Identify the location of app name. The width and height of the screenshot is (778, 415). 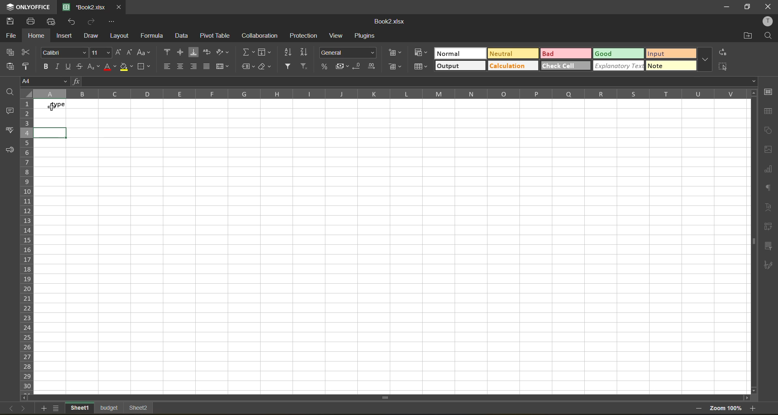
(26, 7).